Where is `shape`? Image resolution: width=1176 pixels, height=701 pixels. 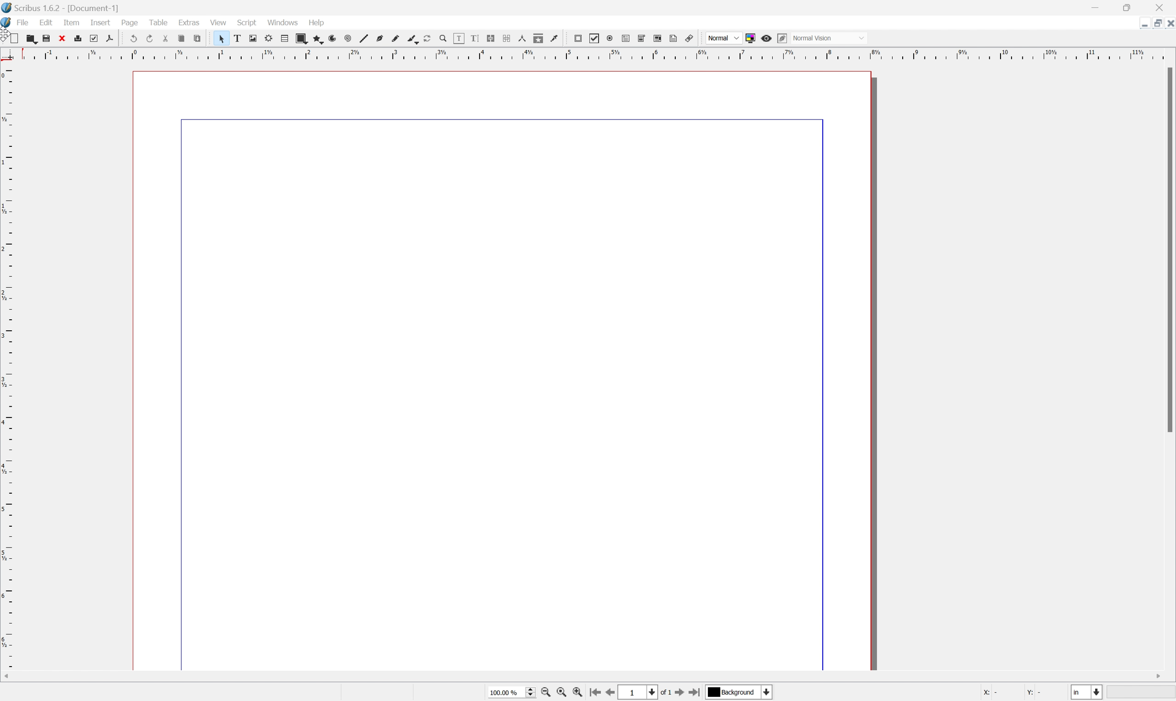 shape is located at coordinates (302, 39).